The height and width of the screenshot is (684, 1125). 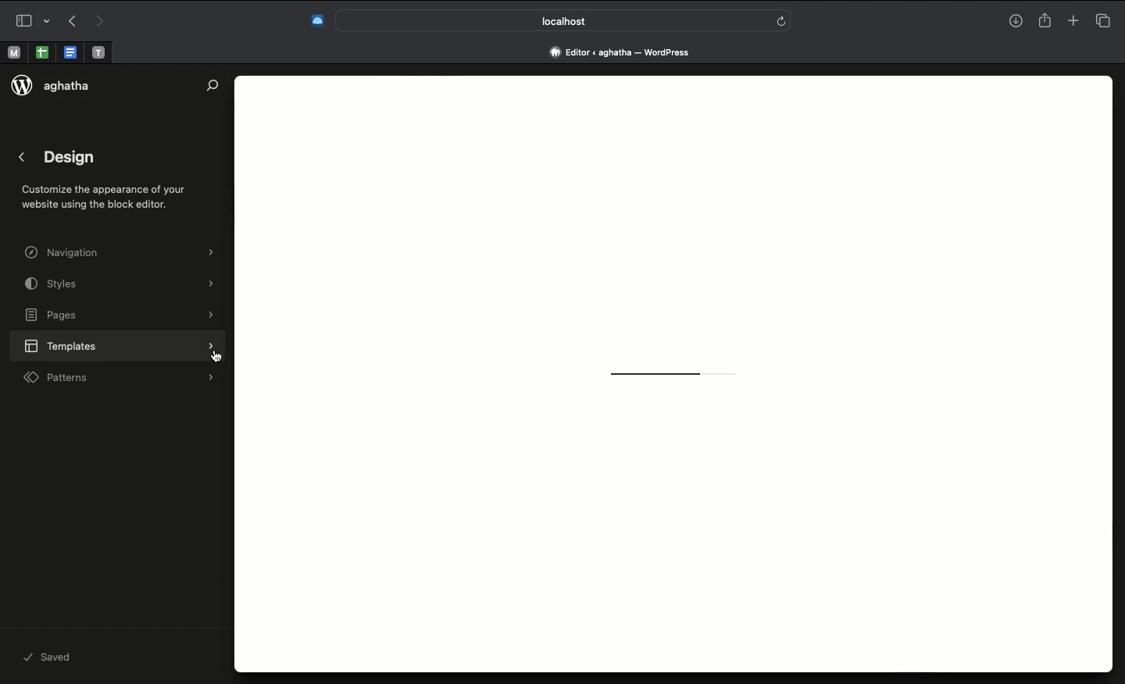 I want to click on cursor, so click(x=216, y=358).